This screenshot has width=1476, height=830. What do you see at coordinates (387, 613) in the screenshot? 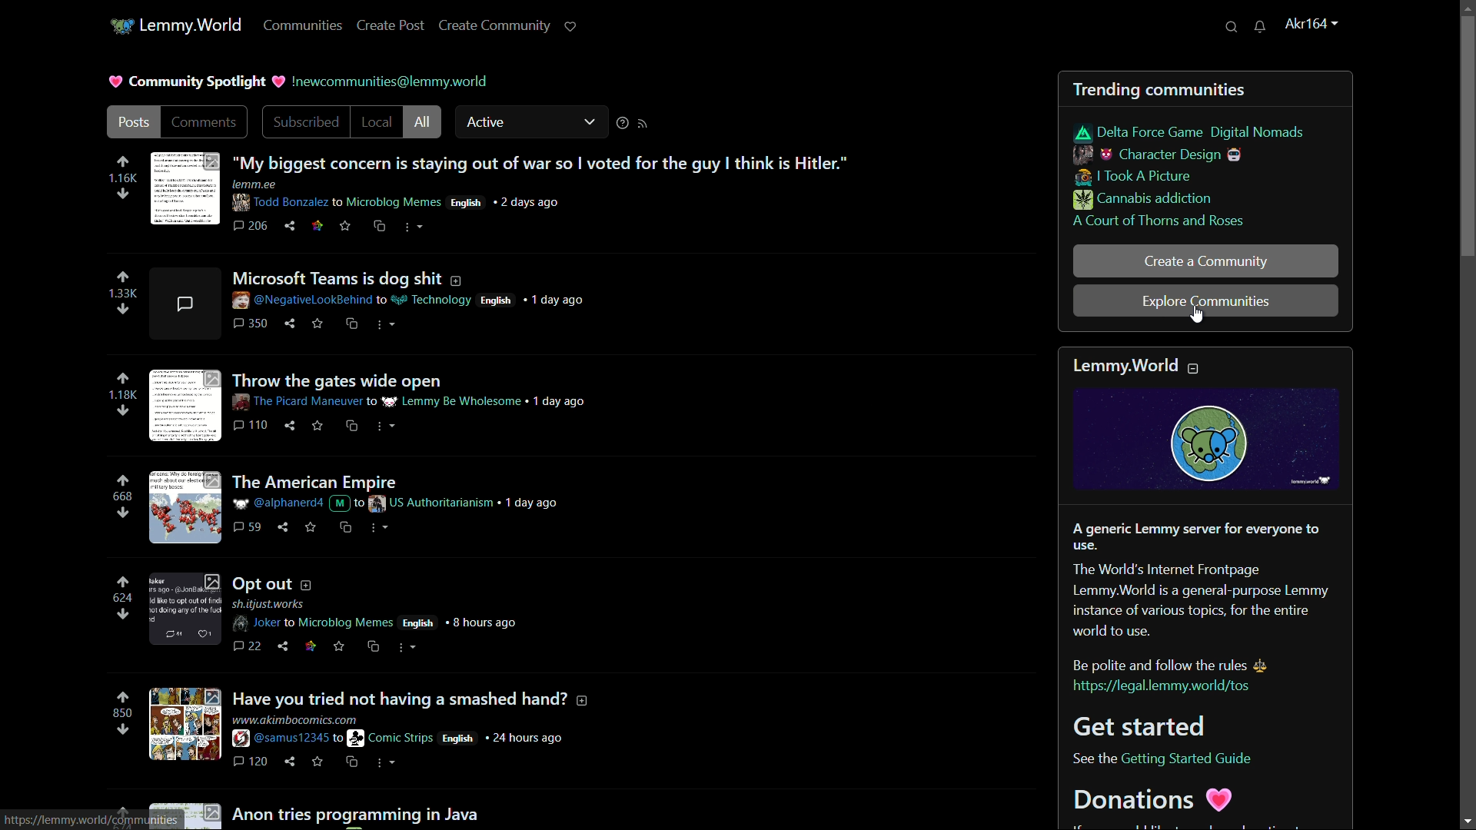
I see `posts details` at bounding box center [387, 613].